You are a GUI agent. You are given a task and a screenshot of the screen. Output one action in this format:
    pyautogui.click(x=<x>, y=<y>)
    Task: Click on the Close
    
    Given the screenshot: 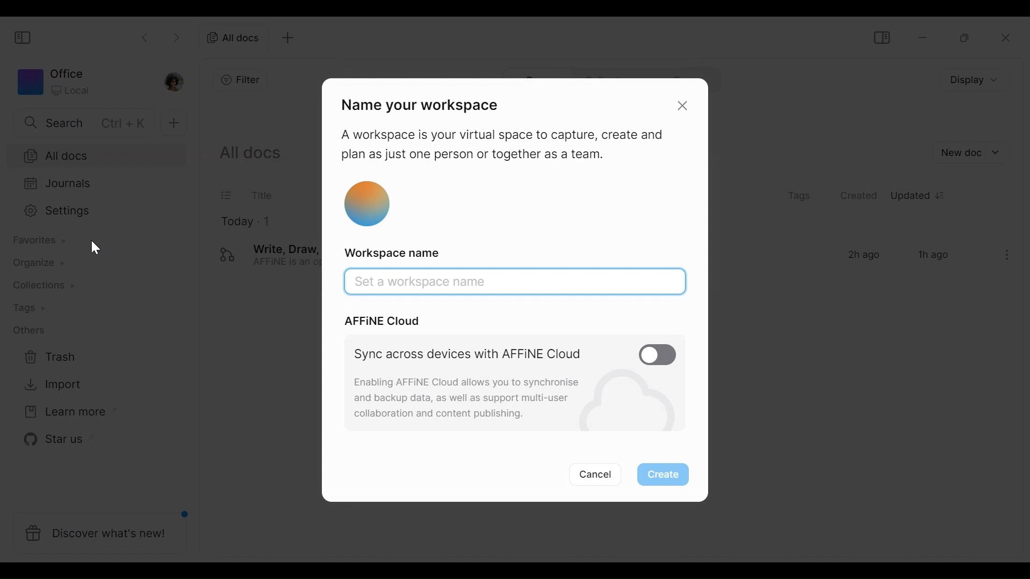 What is the action you would take?
    pyautogui.click(x=1005, y=37)
    